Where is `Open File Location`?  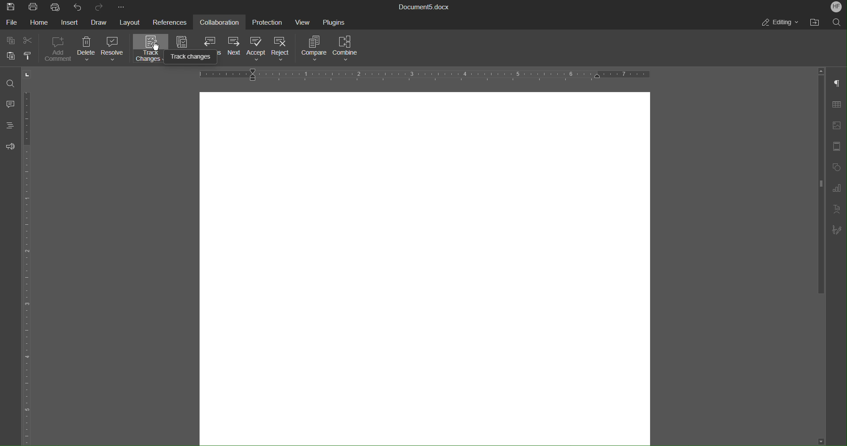 Open File Location is located at coordinates (811, 22).